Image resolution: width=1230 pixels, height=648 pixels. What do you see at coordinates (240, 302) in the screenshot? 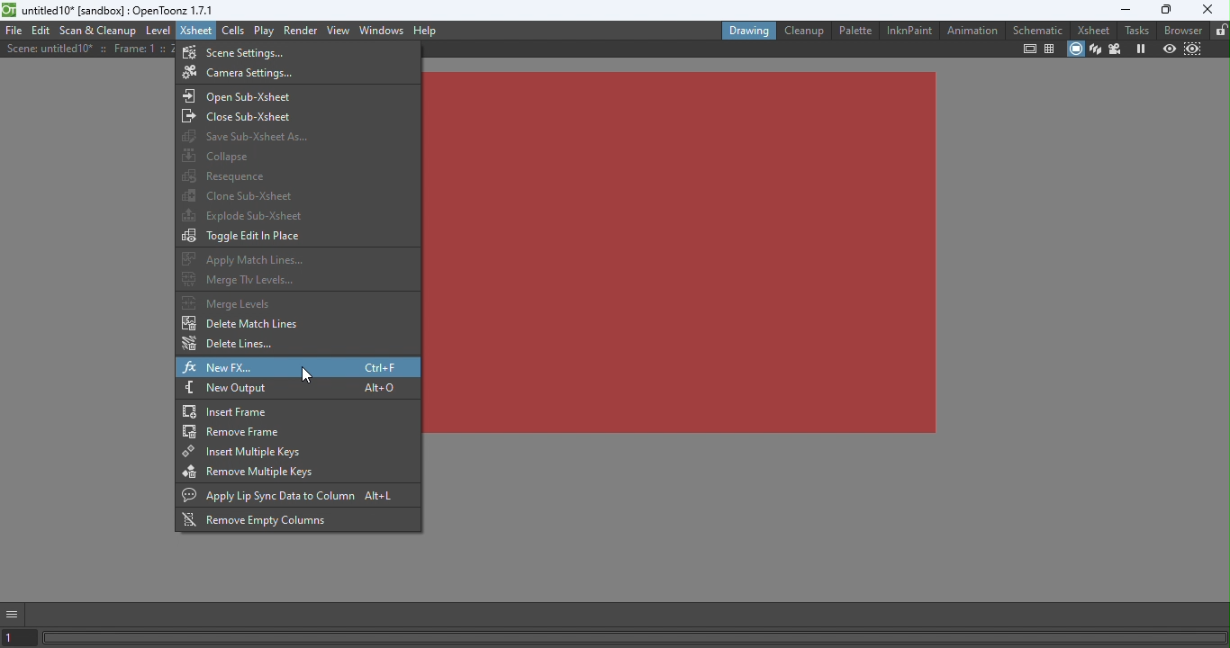
I see `Merge levels` at bounding box center [240, 302].